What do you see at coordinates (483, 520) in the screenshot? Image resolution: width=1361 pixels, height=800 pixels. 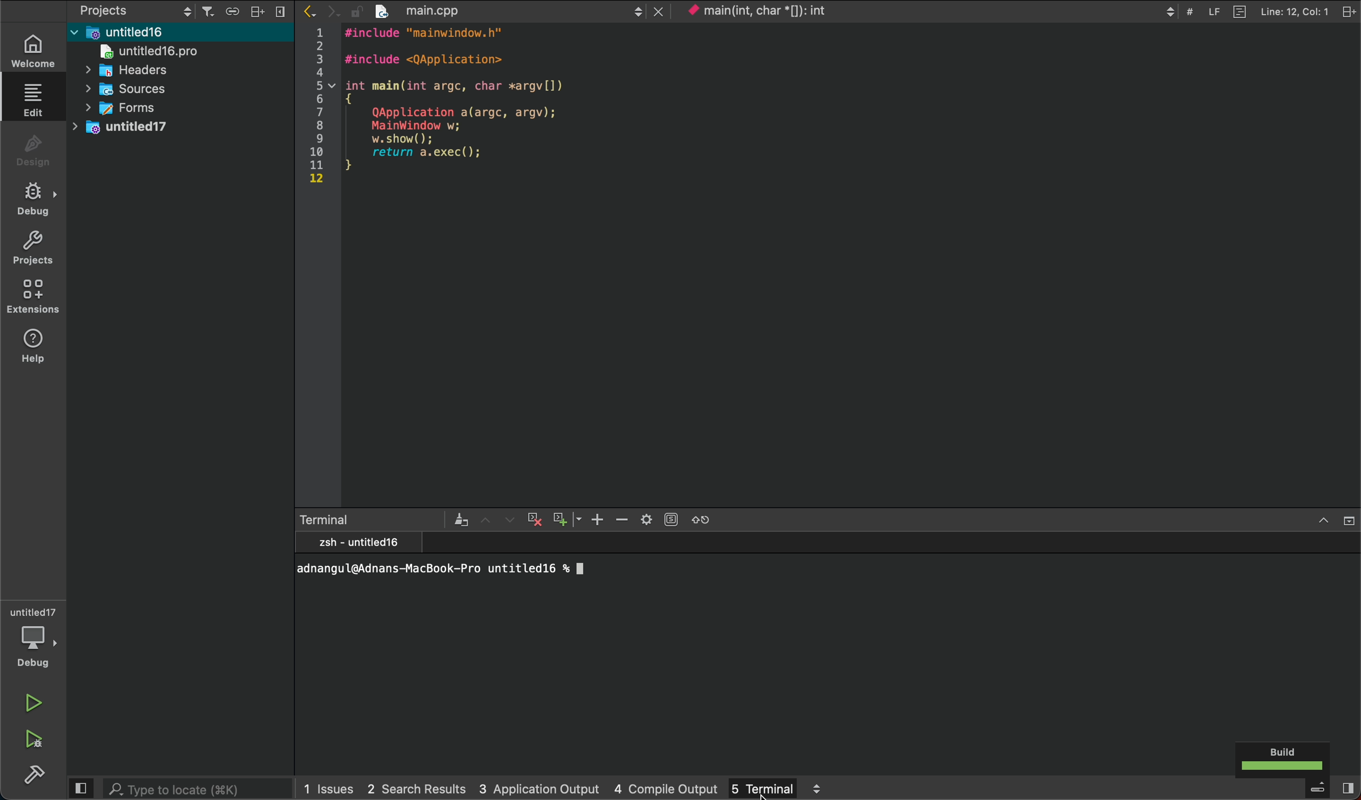 I see `upwards` at bounding box center [483, 520].